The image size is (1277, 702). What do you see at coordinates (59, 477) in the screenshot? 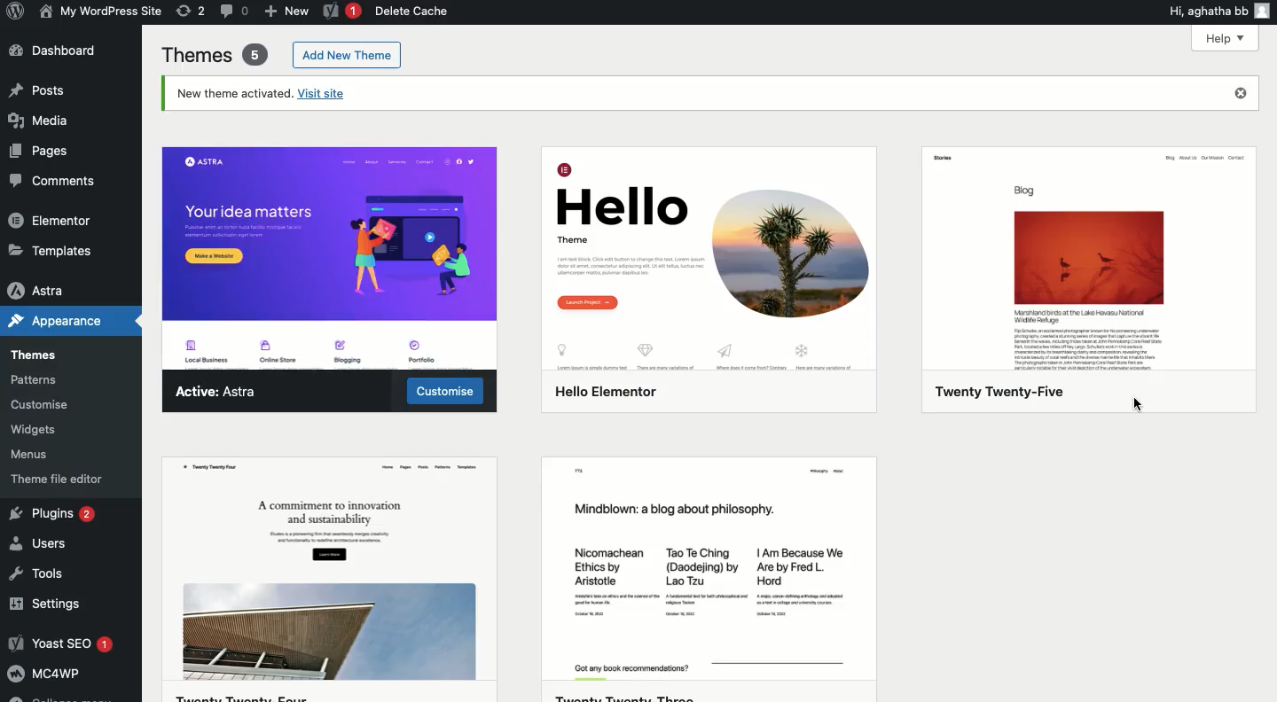
I see `Theme file editor` at bounding box center [59, 477].